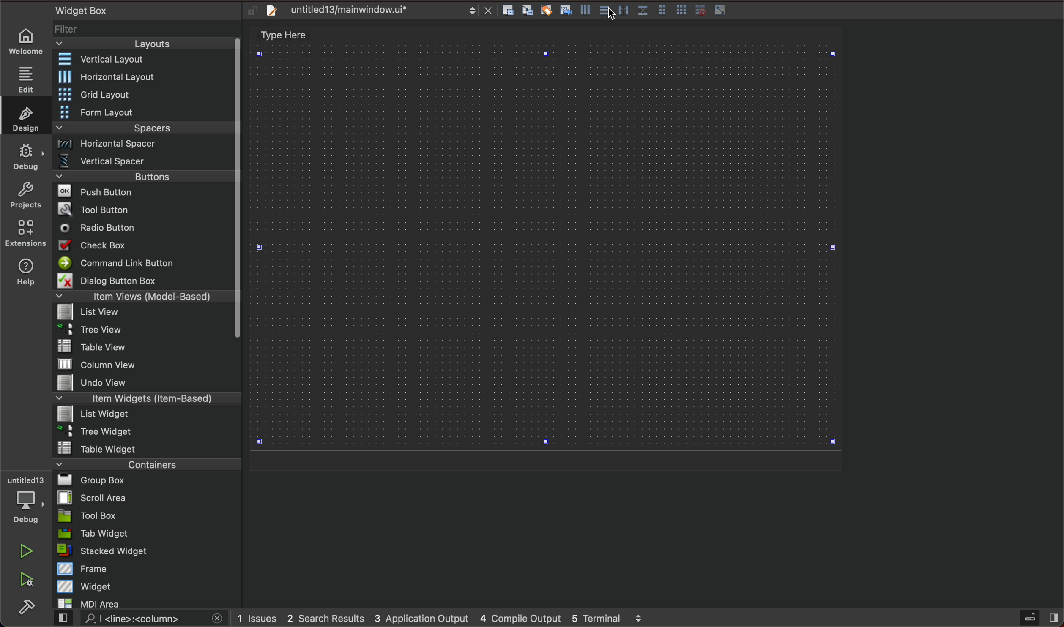 The width and height of the screenshot is (1064, 627). What do you see at coordinates (144, 112) in the screenshot?
I see `form layout` at bounding box center [144, 112].